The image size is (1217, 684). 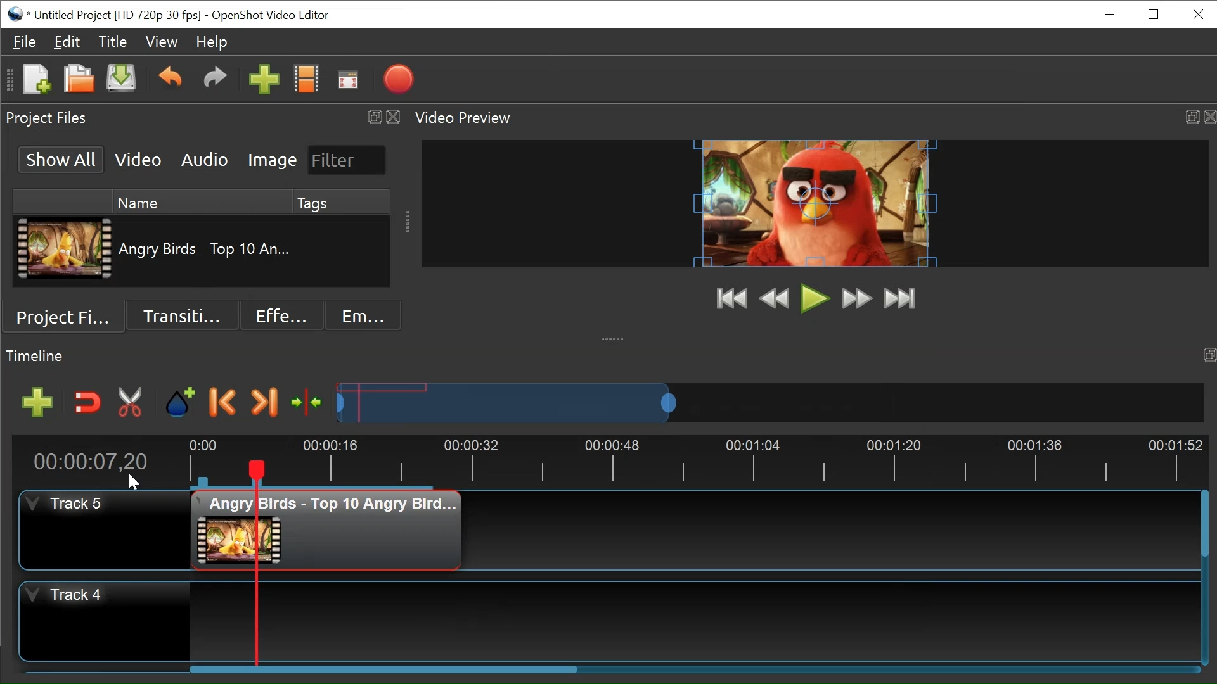 I want to click on Track Panel, so click(x=685, y=623).